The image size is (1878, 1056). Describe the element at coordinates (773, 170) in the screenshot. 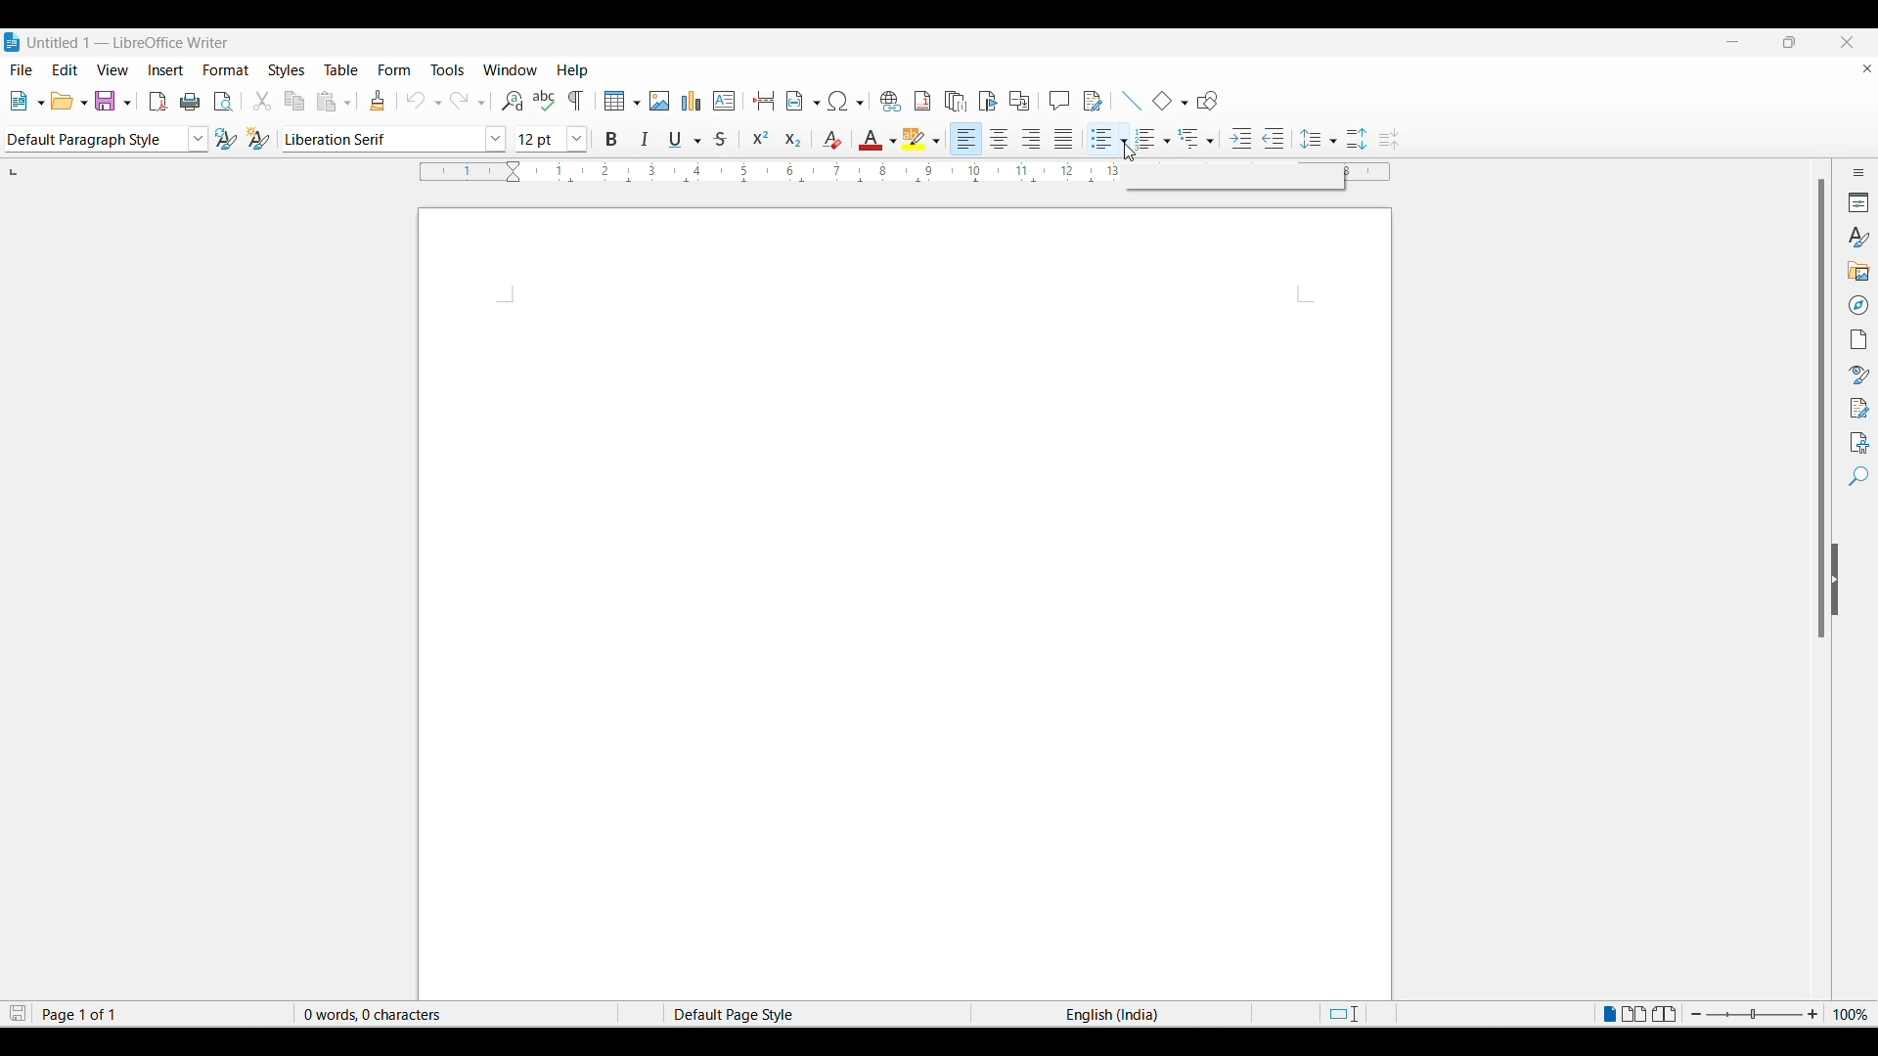

I see `Horizontal ruler` at that location.